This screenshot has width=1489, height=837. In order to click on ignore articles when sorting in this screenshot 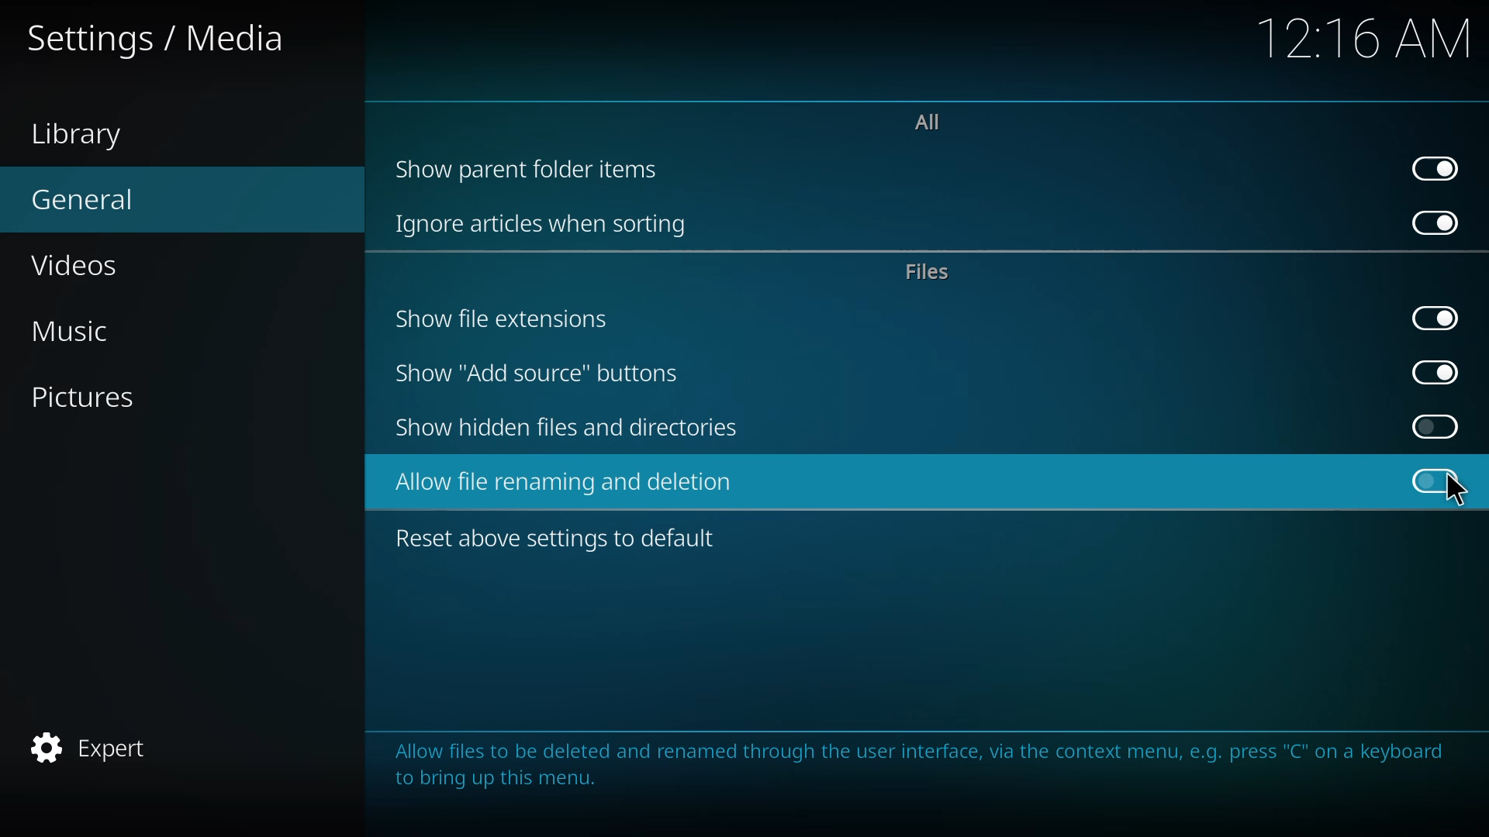, I will do `click(542, 222)`.